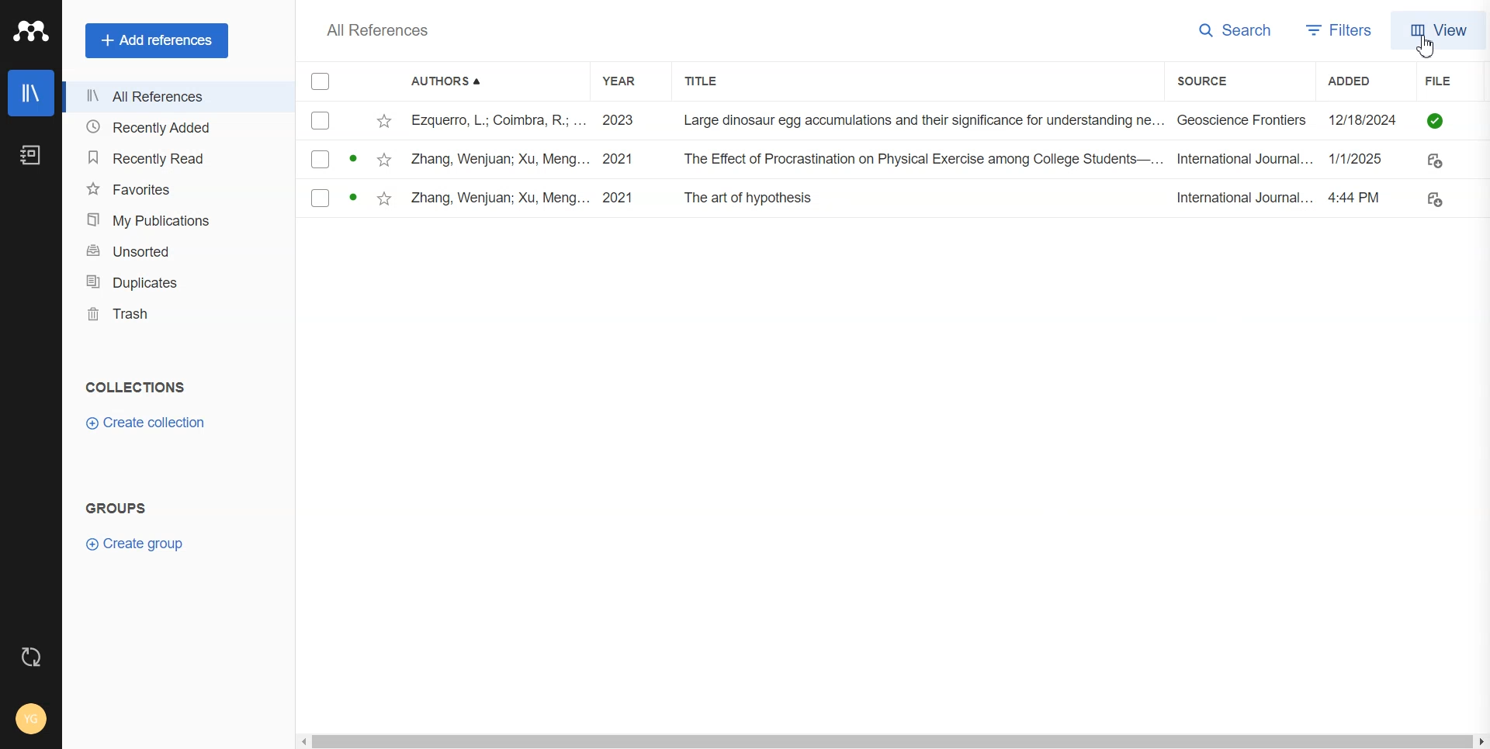 The height and width of the screenshot is (749, 1490). What do you see at coordinates (1342, 29) in the screenshot?
I see `Filters` at bounding box center [1342, 29].